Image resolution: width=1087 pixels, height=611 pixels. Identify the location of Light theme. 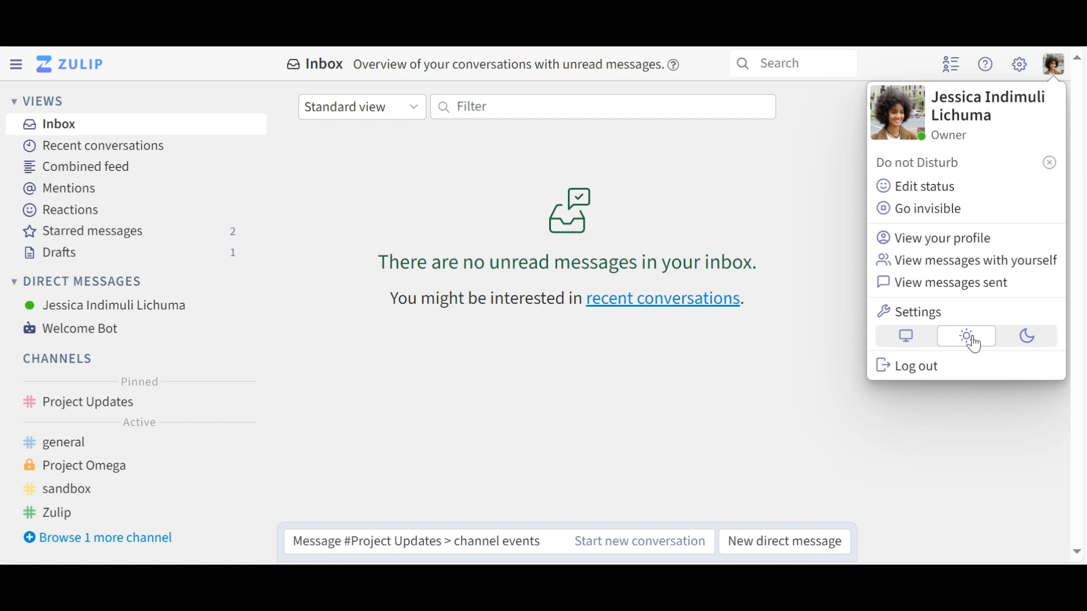
(966, 337).